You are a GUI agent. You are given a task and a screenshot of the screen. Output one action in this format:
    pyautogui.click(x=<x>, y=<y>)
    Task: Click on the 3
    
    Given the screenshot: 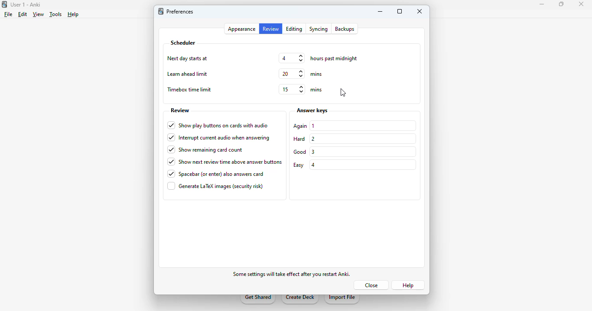 What is the action you would take?
    pyautogui.click(x=314, y=152)
    